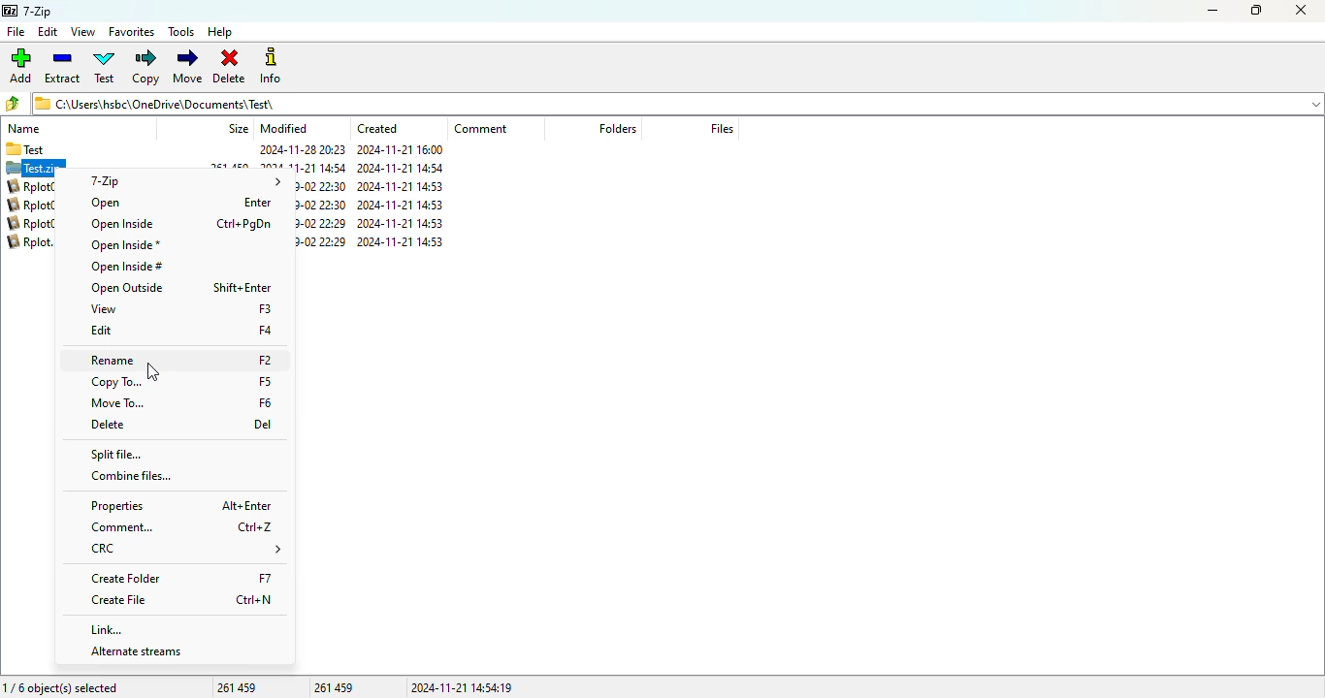  Describe the element at coordinates (230, 66) in the screenshot. I see `delete` at that location.